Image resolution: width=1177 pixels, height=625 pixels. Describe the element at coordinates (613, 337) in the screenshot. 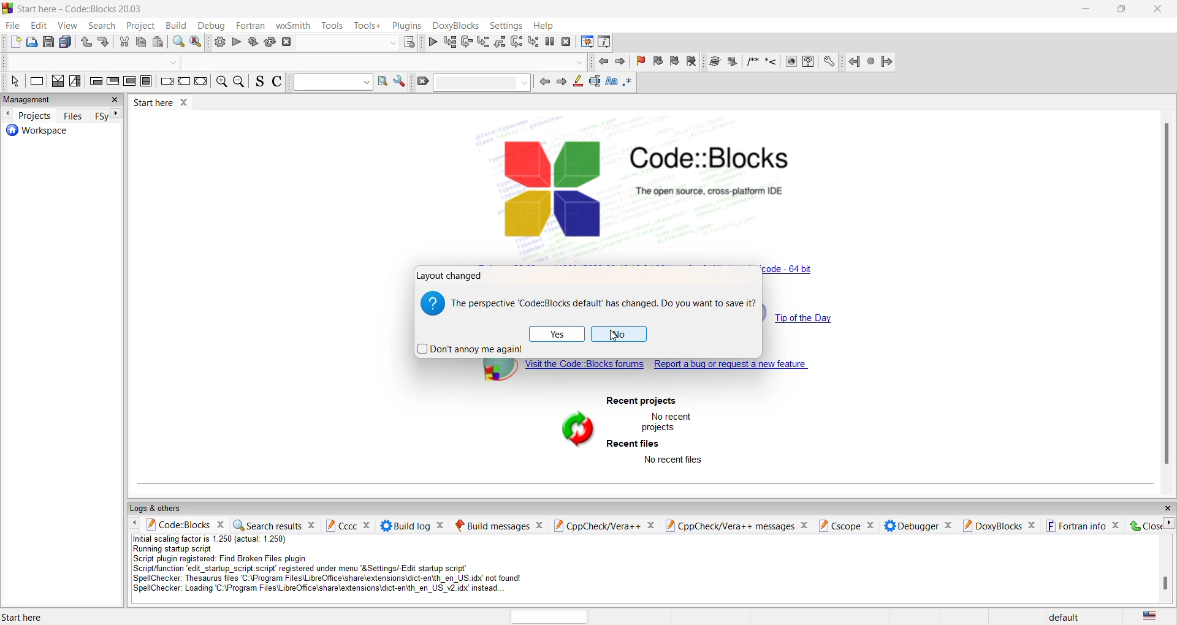

I see `cursor` at that location.